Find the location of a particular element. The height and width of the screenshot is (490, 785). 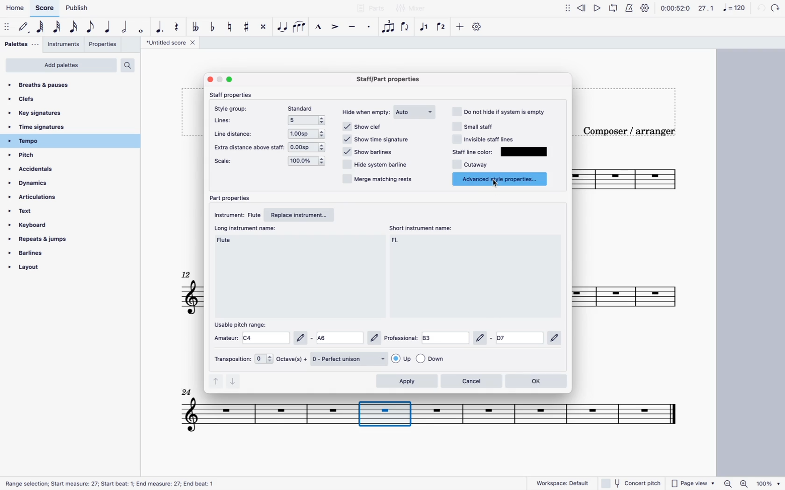

show time signature is located at coordinates (375, 140).